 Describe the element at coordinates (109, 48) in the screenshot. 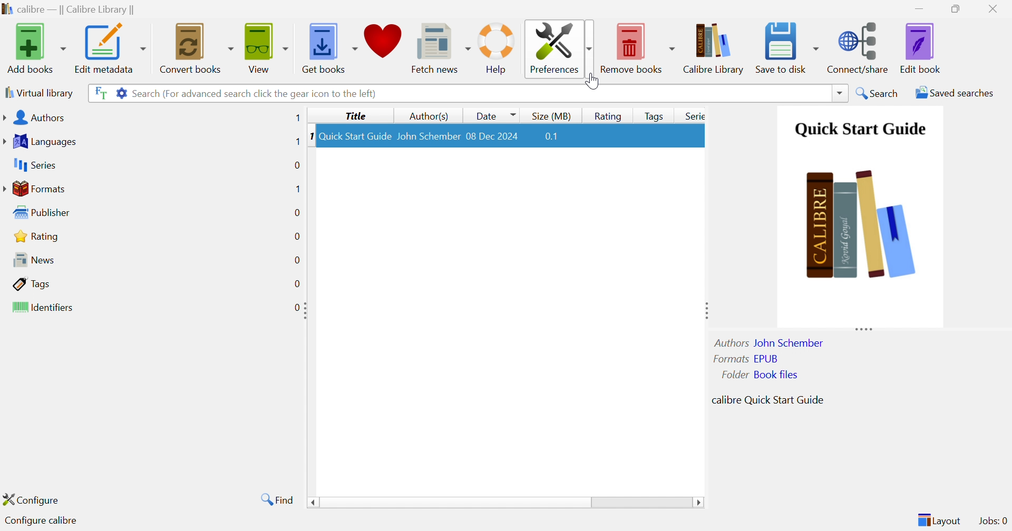

I see `Edit metadata` at that location.